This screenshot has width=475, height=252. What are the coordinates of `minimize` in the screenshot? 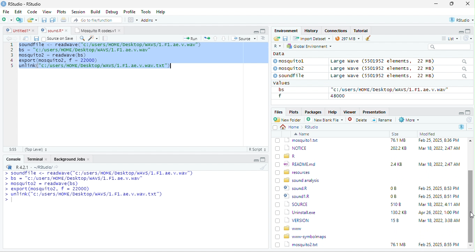 It's located at (458, 31).